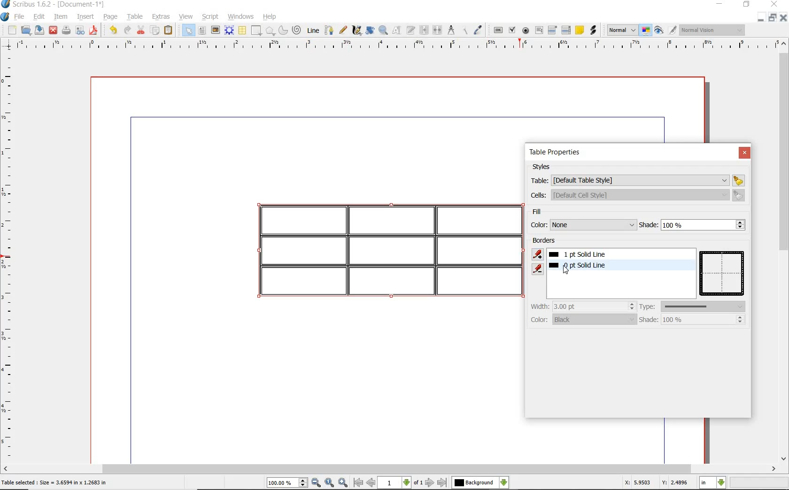 Image resolution: width=789 pixels, height=490 pixels. What do you see at coordinates (637, 180) in the screenshot?
I see `table` at bounding box center [637, 180].